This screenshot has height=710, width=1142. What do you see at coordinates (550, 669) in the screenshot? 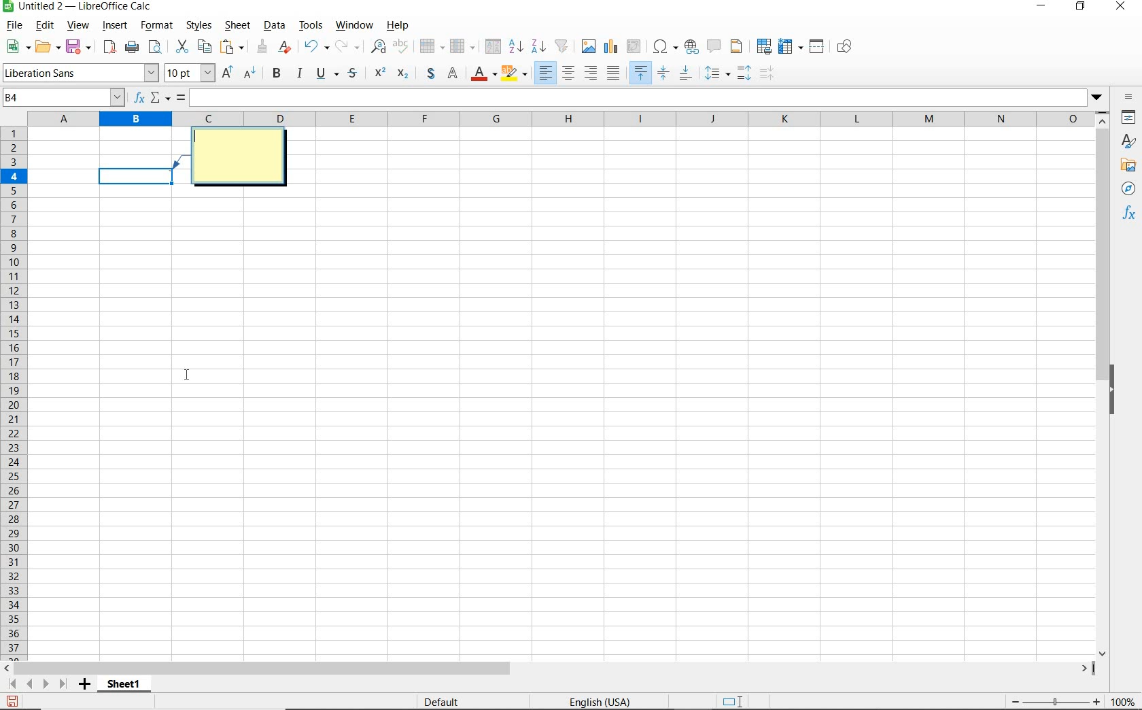
I see `scrollbar` at bounding box center [550, 669].